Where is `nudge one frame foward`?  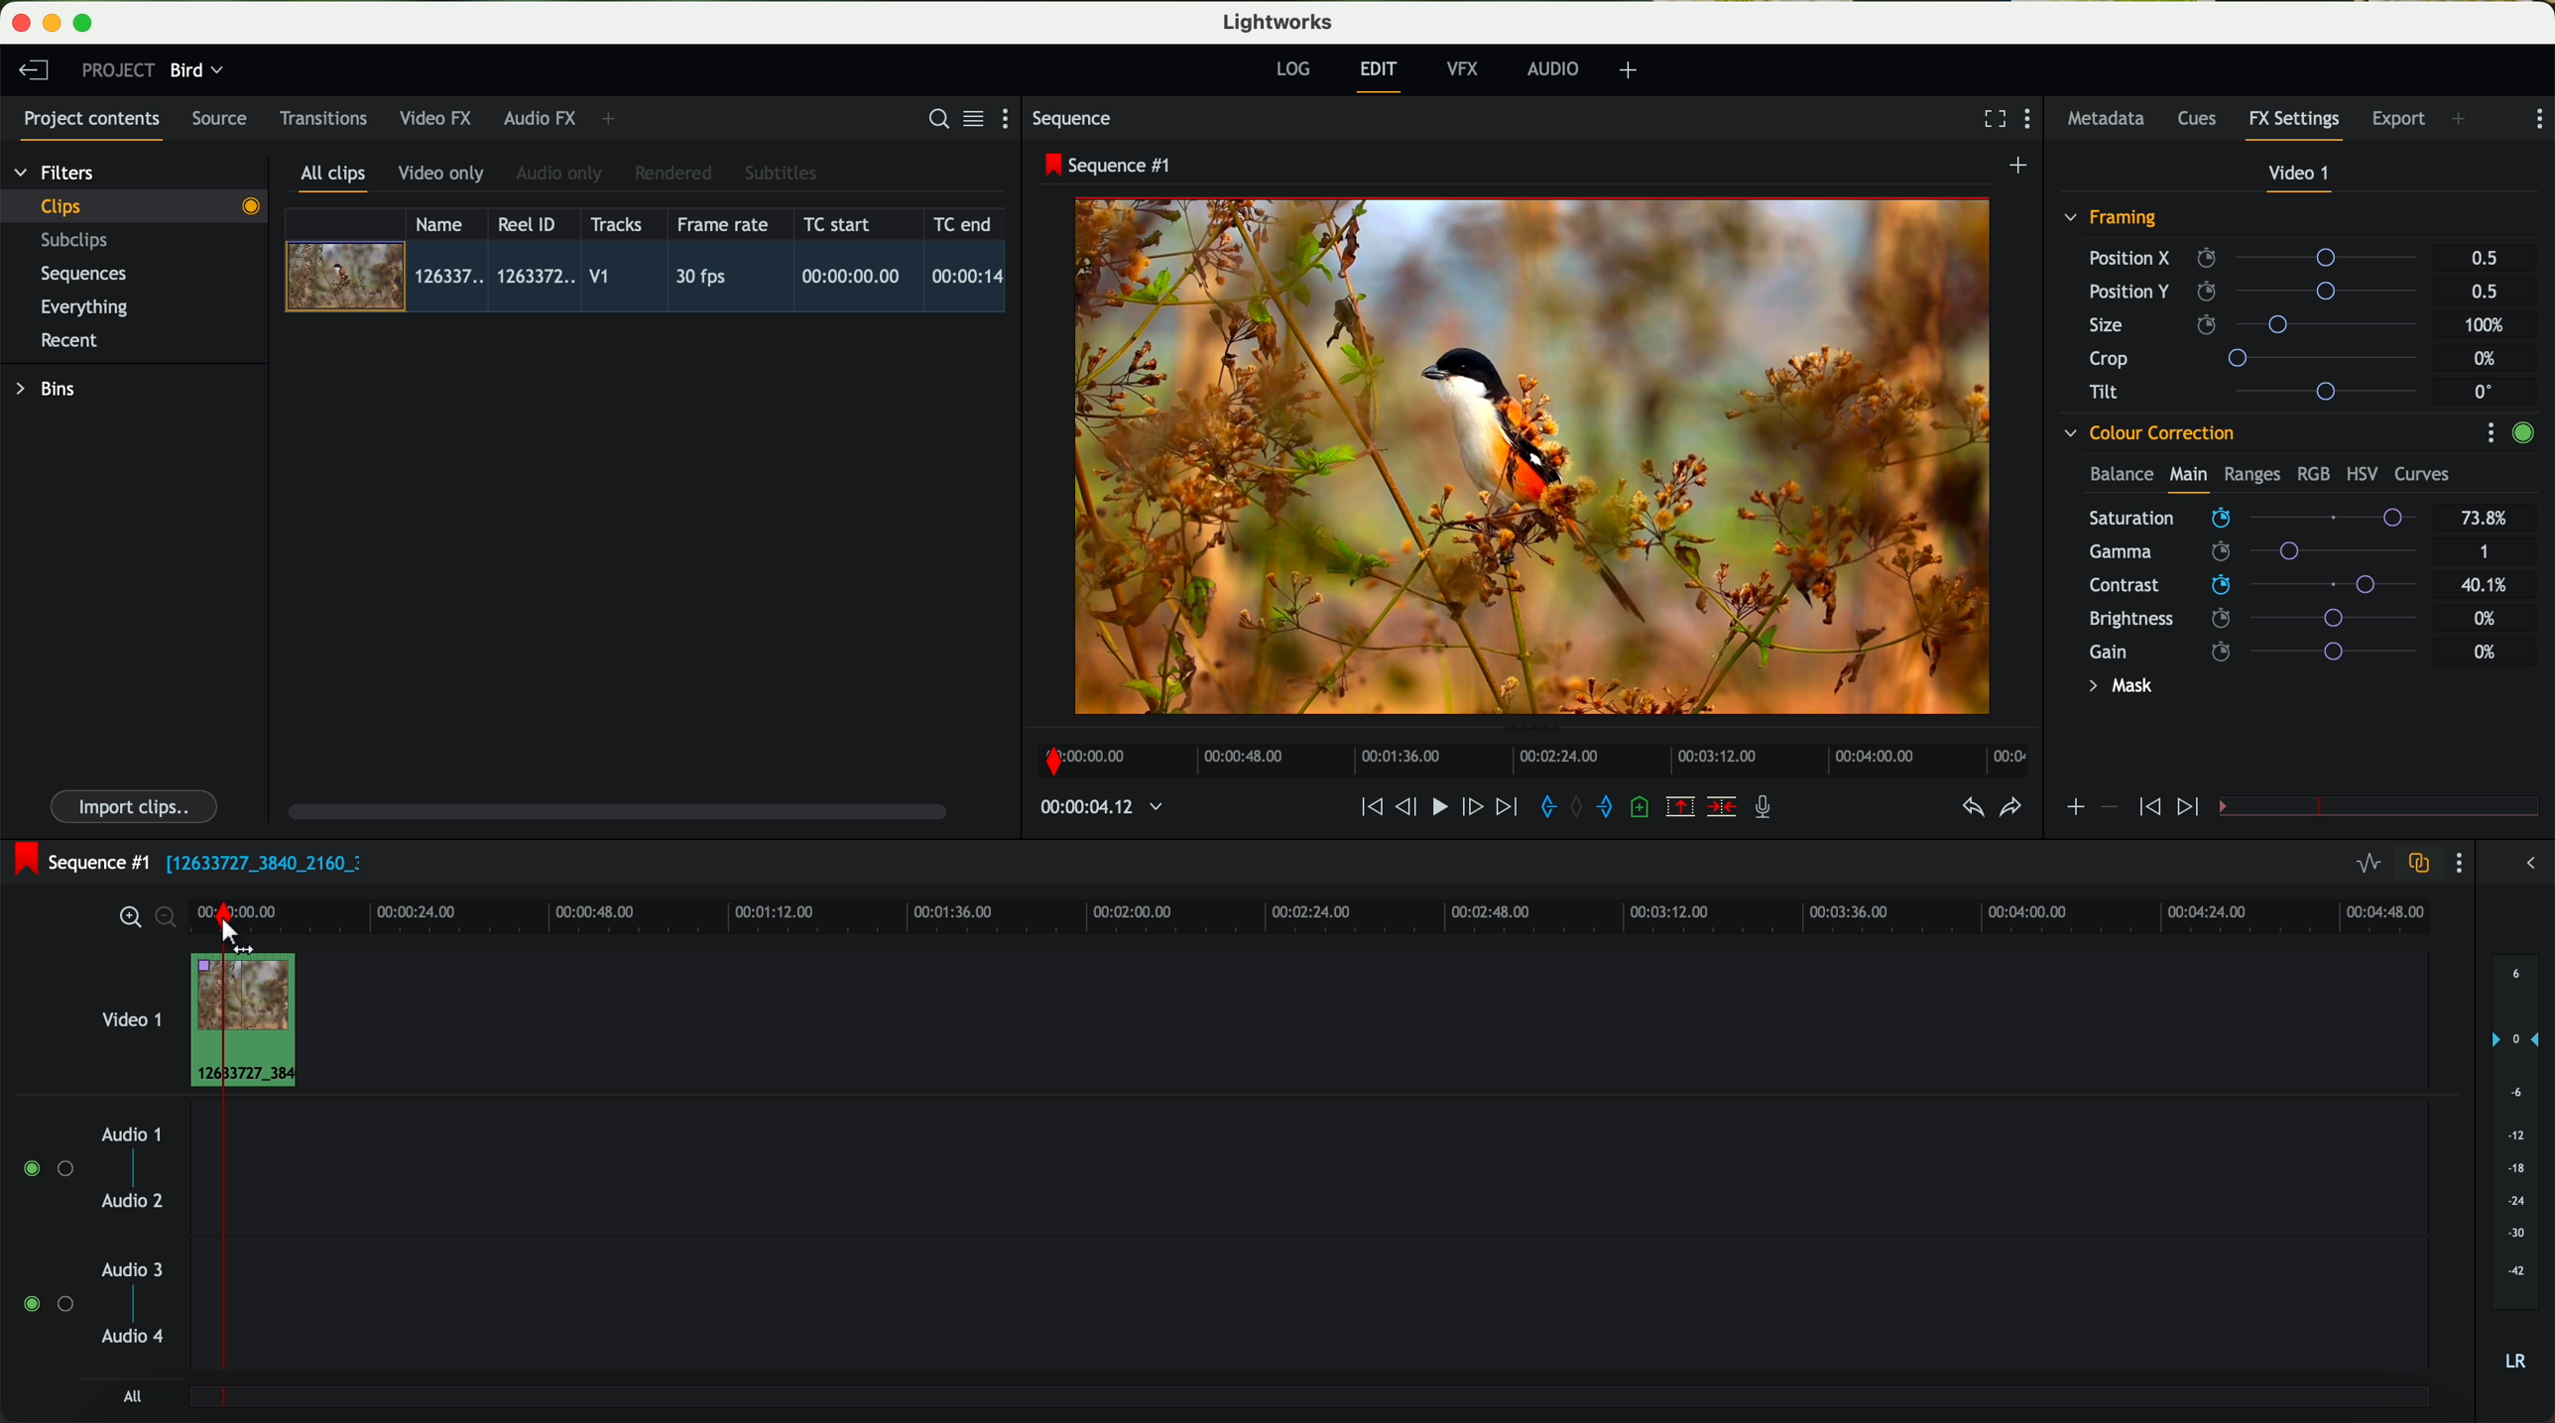 nudge one frame foward is located at coordinates (1475, 808).